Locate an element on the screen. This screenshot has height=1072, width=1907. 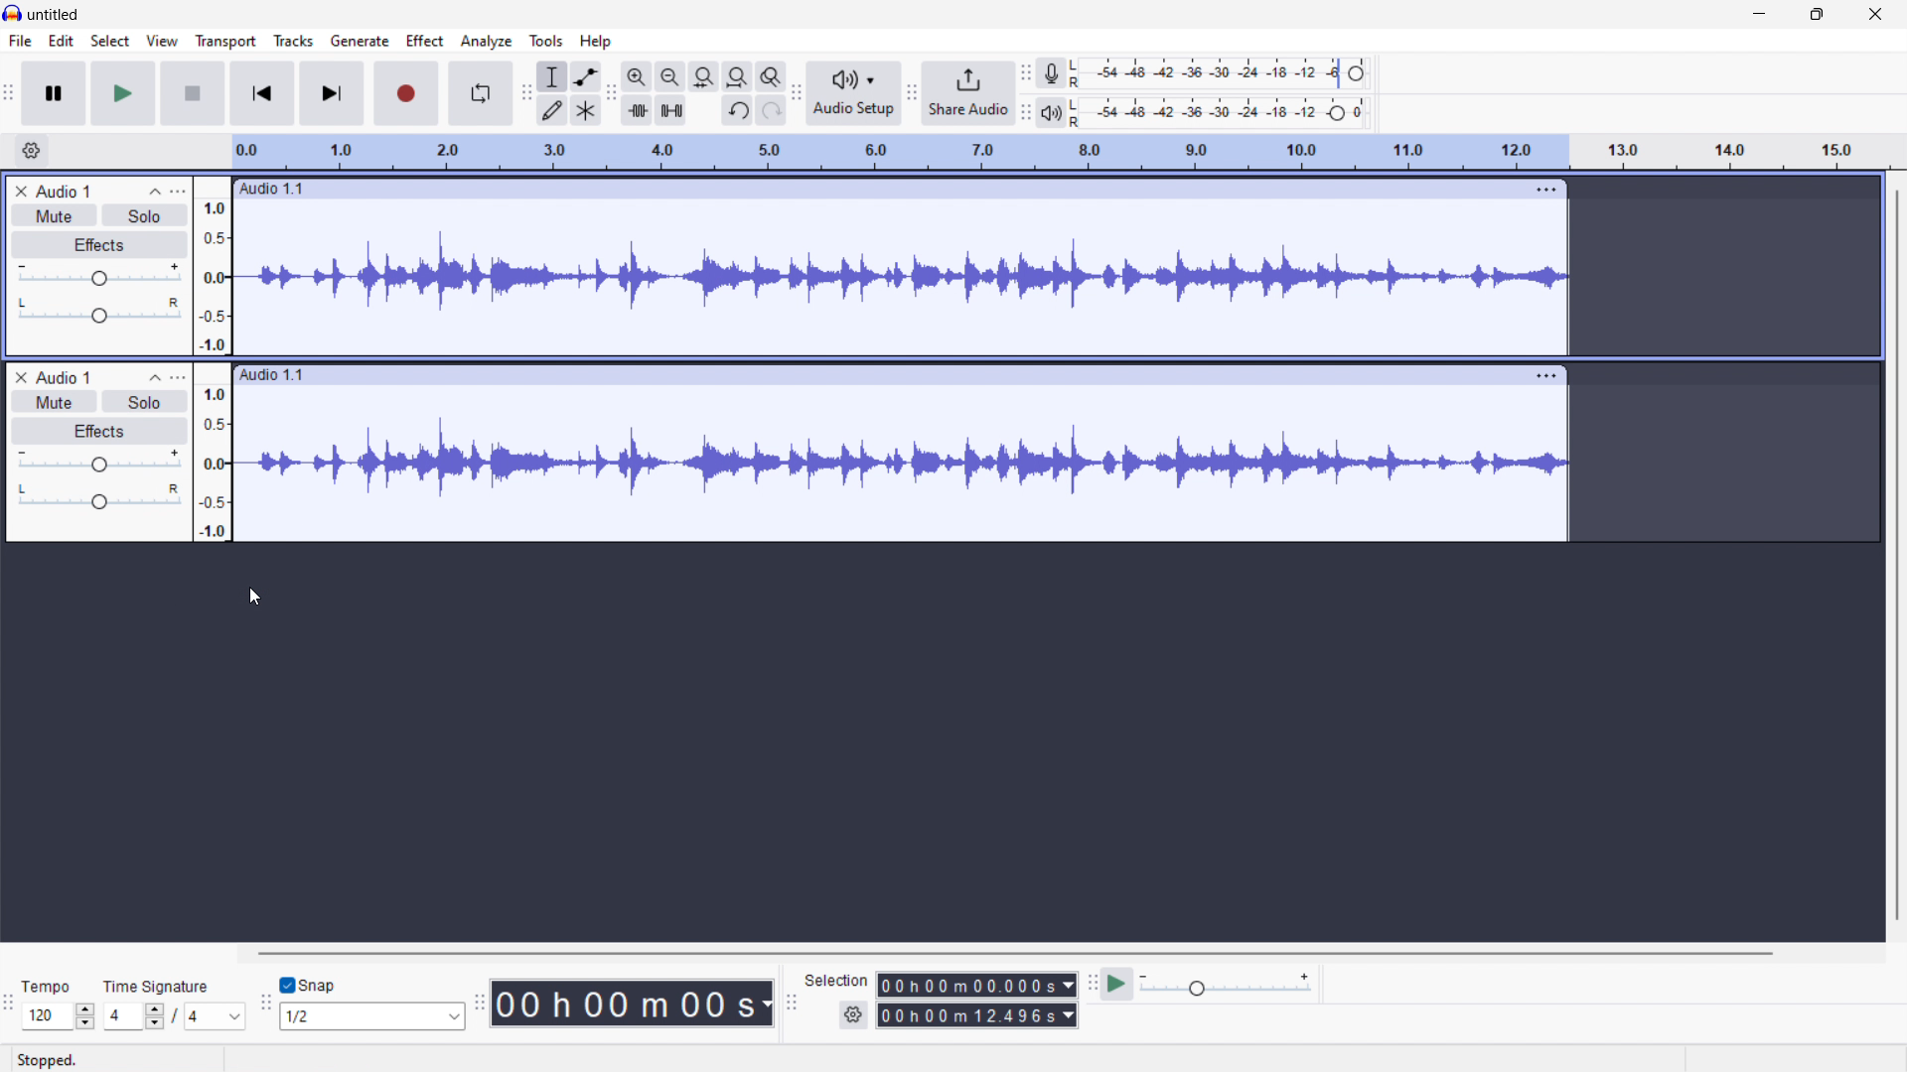
effects is located at coordinates (99, 245).